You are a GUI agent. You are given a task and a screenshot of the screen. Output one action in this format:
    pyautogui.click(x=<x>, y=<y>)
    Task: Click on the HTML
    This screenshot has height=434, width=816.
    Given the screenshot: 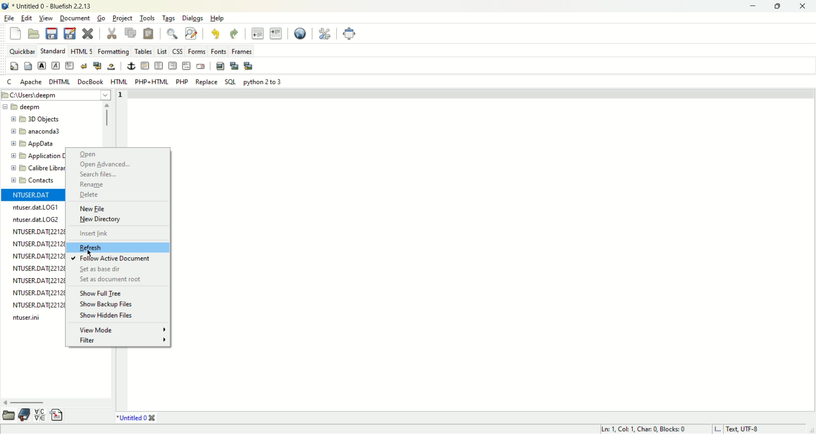 What is the action you would take?
    pyautogui.click(x=119, y=81)
    